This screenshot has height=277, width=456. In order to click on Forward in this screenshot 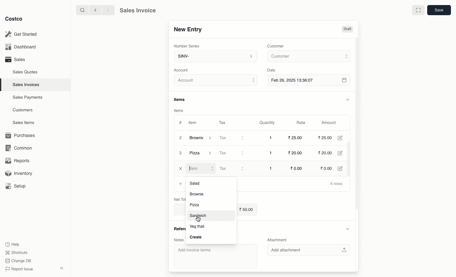, I will do `click(108, 10)`.